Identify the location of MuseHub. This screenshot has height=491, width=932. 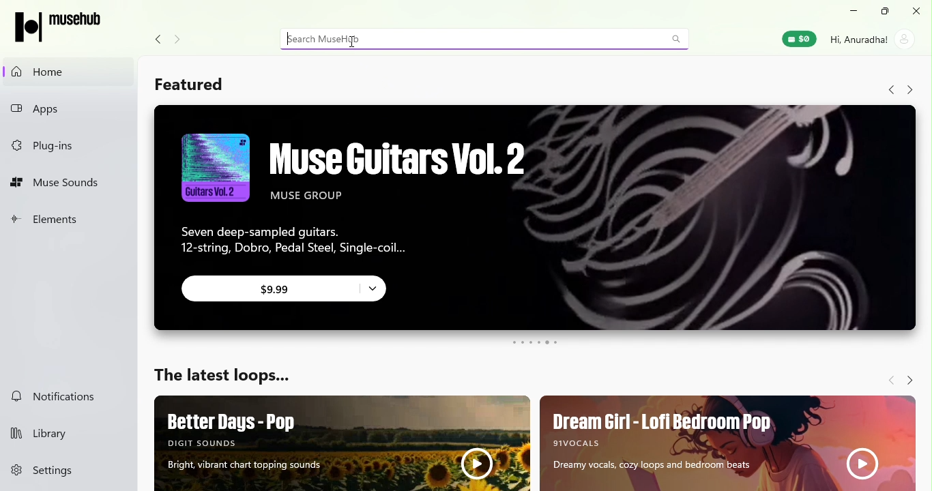
(63, 26).